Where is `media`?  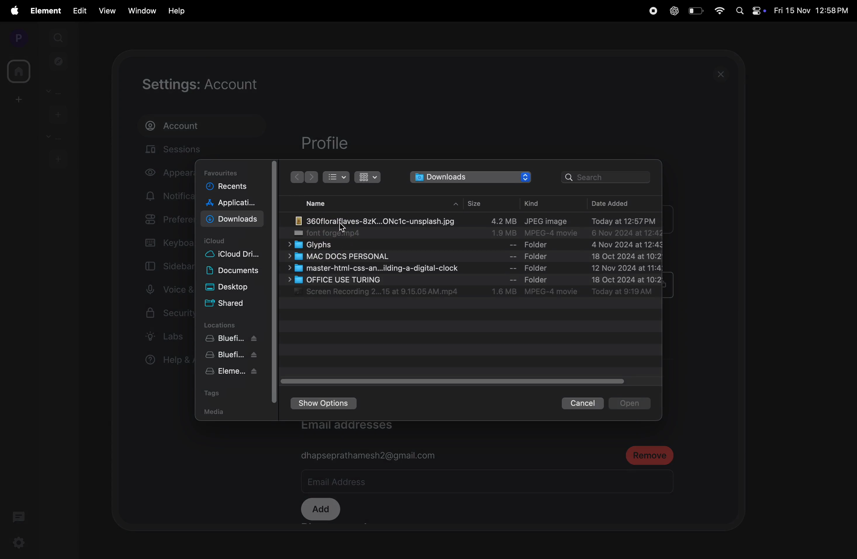 media is located at coordinates (212, 413).